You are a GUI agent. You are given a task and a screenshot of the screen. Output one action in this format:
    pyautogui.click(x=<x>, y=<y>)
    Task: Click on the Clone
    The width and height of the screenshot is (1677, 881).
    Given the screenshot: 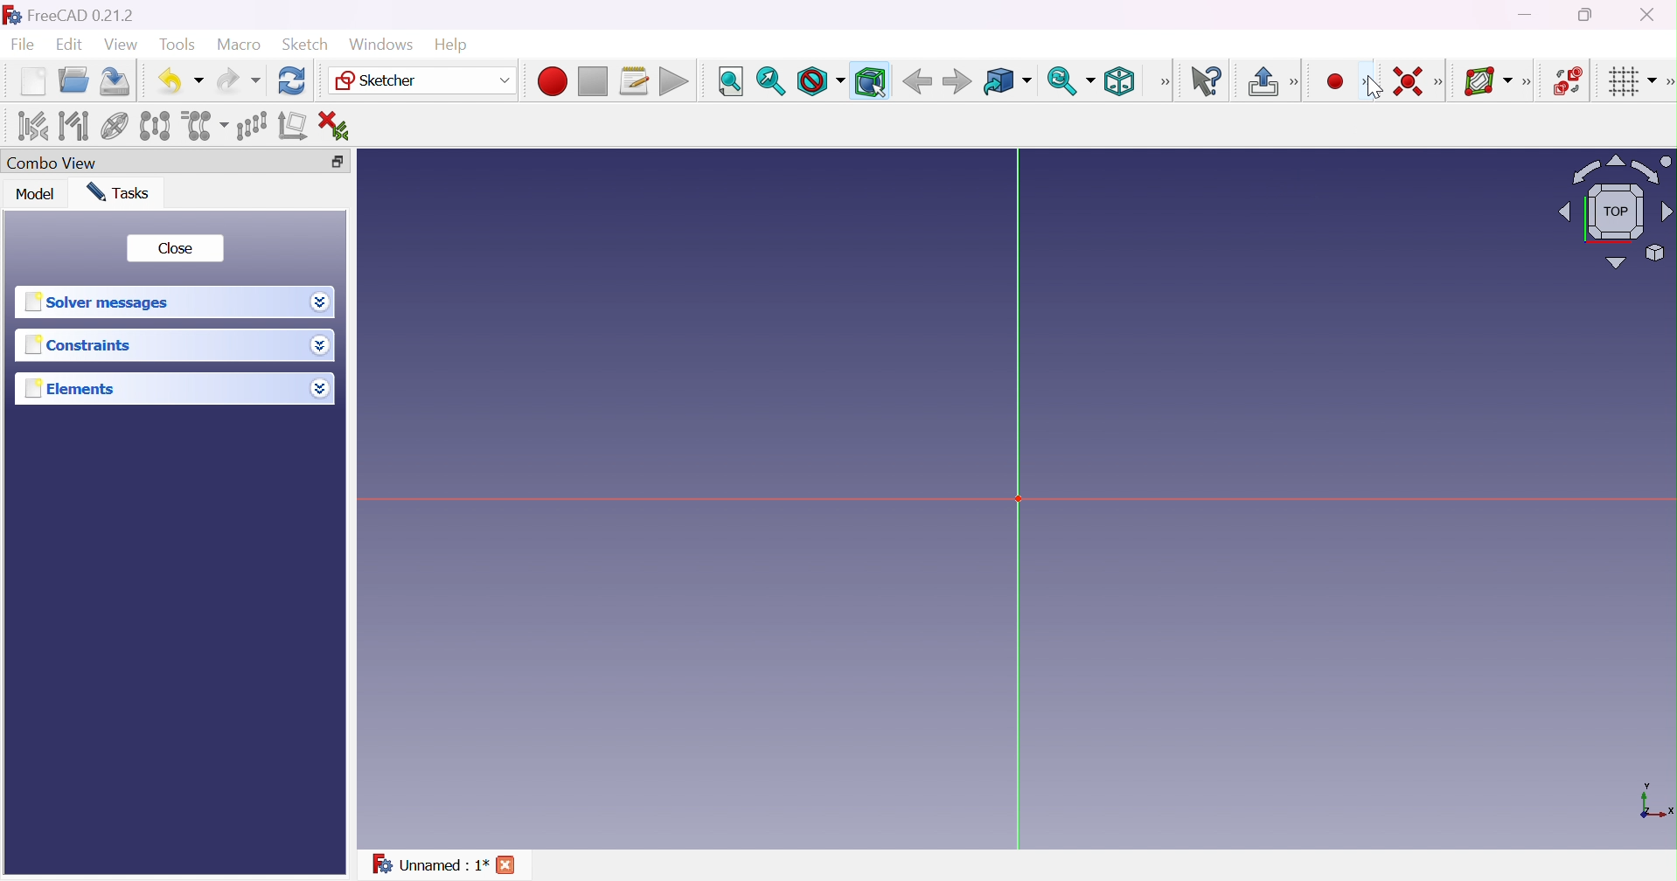 What is the action you would take?
    pyautogui.click(x=205, y=124)
    